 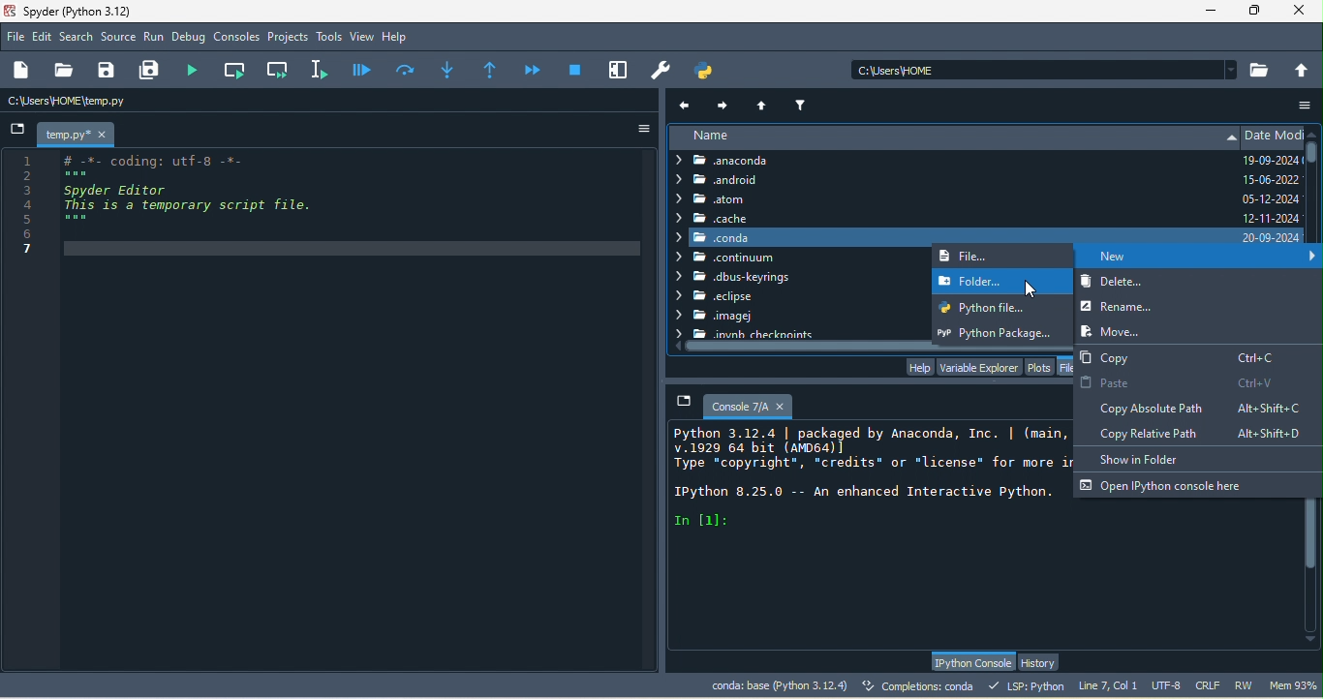 I want to click on browse, so click(x=1261, y=70).